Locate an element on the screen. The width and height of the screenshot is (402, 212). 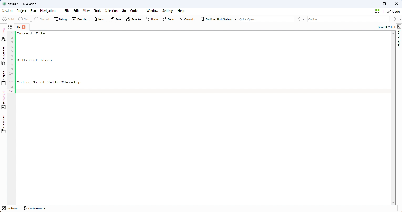
Save is located at coordinates (115, 19).